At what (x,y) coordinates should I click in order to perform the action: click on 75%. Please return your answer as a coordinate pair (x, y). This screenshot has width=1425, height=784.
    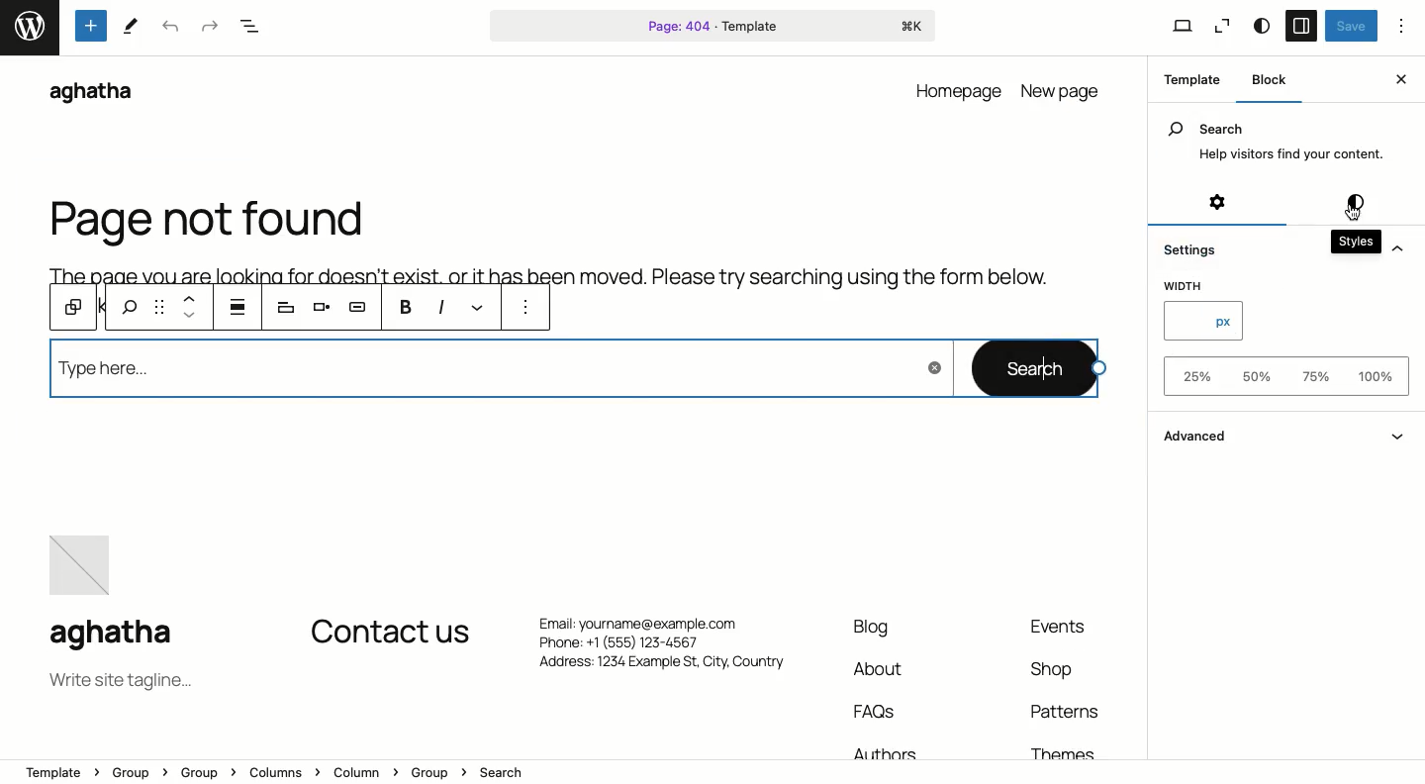
    Looking at the image, I should click on (1310, 377).